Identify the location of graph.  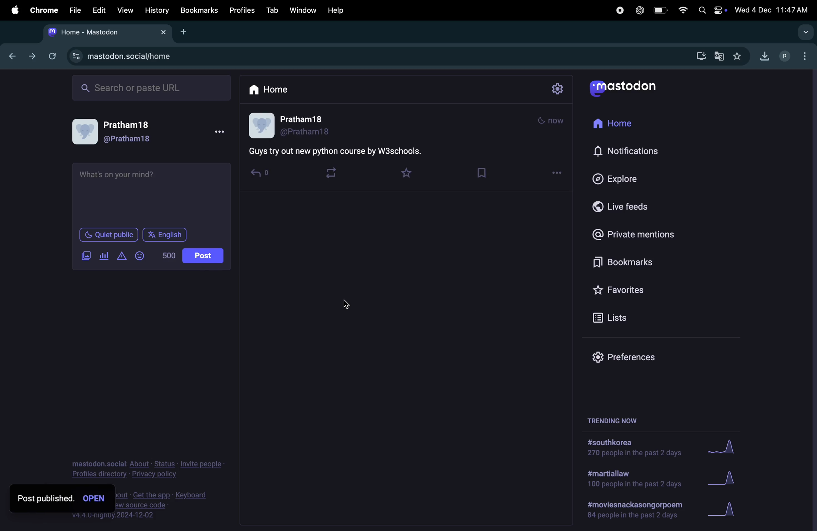
(726, 510).